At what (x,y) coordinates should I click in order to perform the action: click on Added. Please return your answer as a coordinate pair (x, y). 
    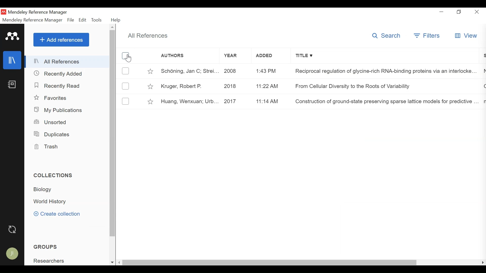
    Looking at the image, I should click on (268, 57).